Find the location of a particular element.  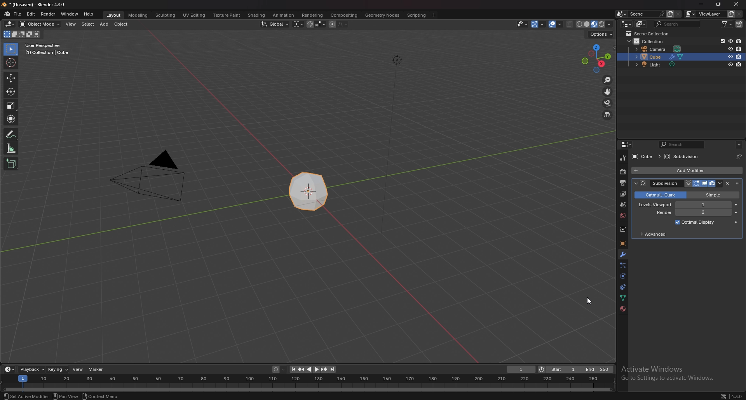

constraints is located at coordinates (622, 287).